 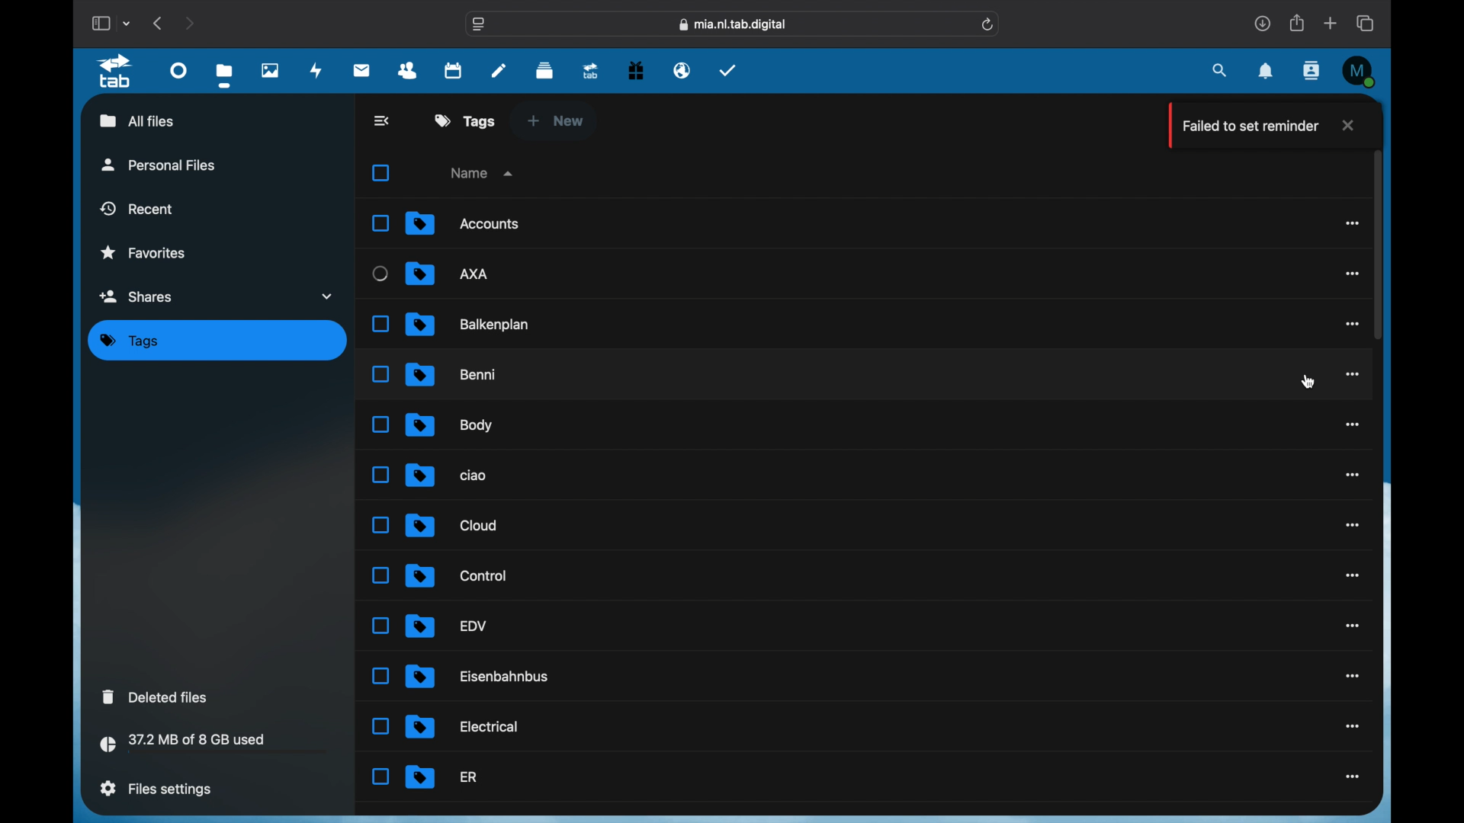 I want to click on more options, so click(x=1350, y=324).